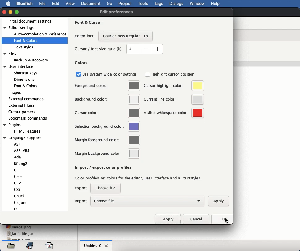 This screenshot has height=251, width=300. Describe the element at coordinates (217, 200) in the screenshot. I see `apply` at that location.